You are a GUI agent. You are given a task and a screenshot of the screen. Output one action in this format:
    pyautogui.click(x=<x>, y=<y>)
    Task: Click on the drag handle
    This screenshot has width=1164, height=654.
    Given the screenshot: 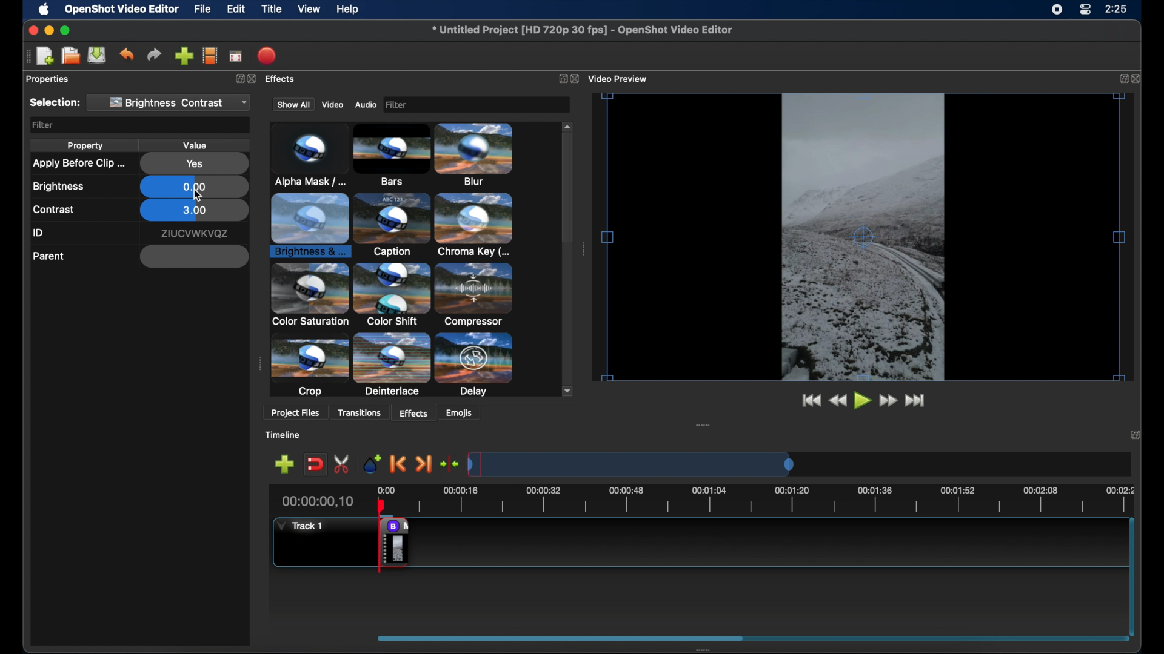 What is the action you would take?
    pyautogui.click(x=26, y=56)
    